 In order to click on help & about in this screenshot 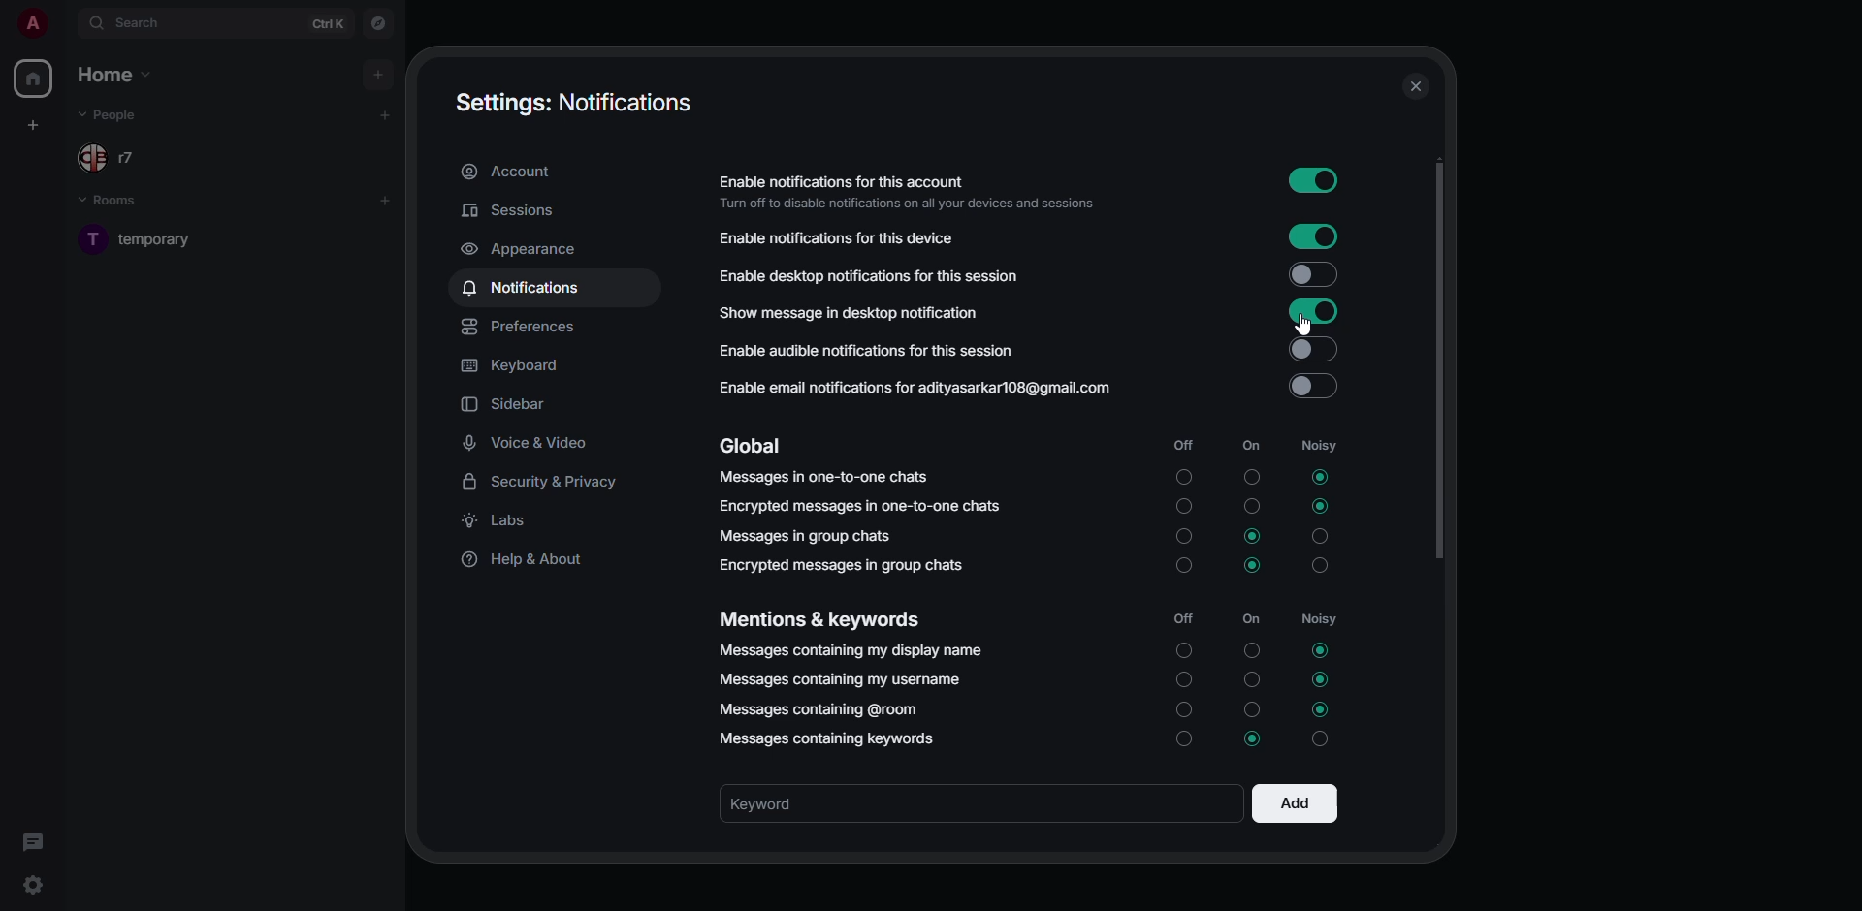, I will do `click(526, 561)`.